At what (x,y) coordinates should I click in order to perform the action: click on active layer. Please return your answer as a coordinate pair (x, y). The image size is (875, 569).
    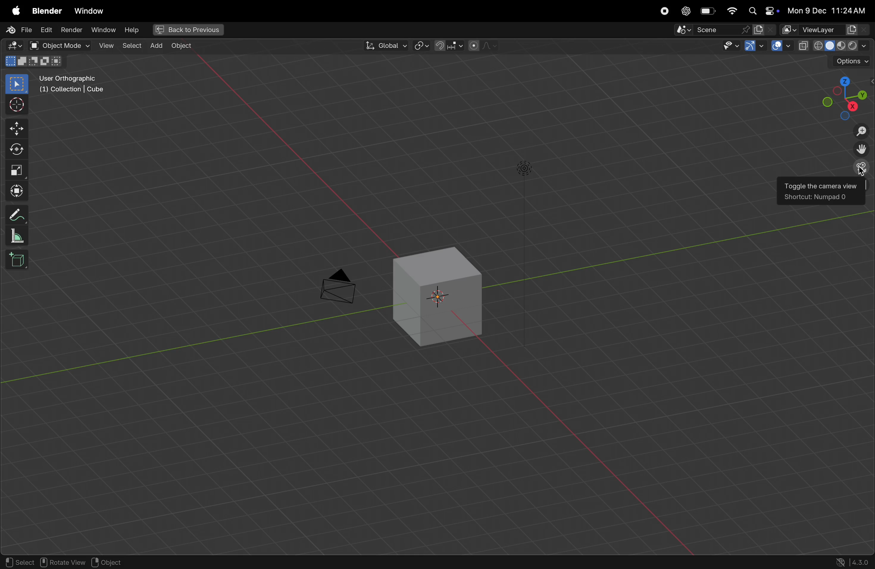
    Looking at the image, I should click on (765, 30).